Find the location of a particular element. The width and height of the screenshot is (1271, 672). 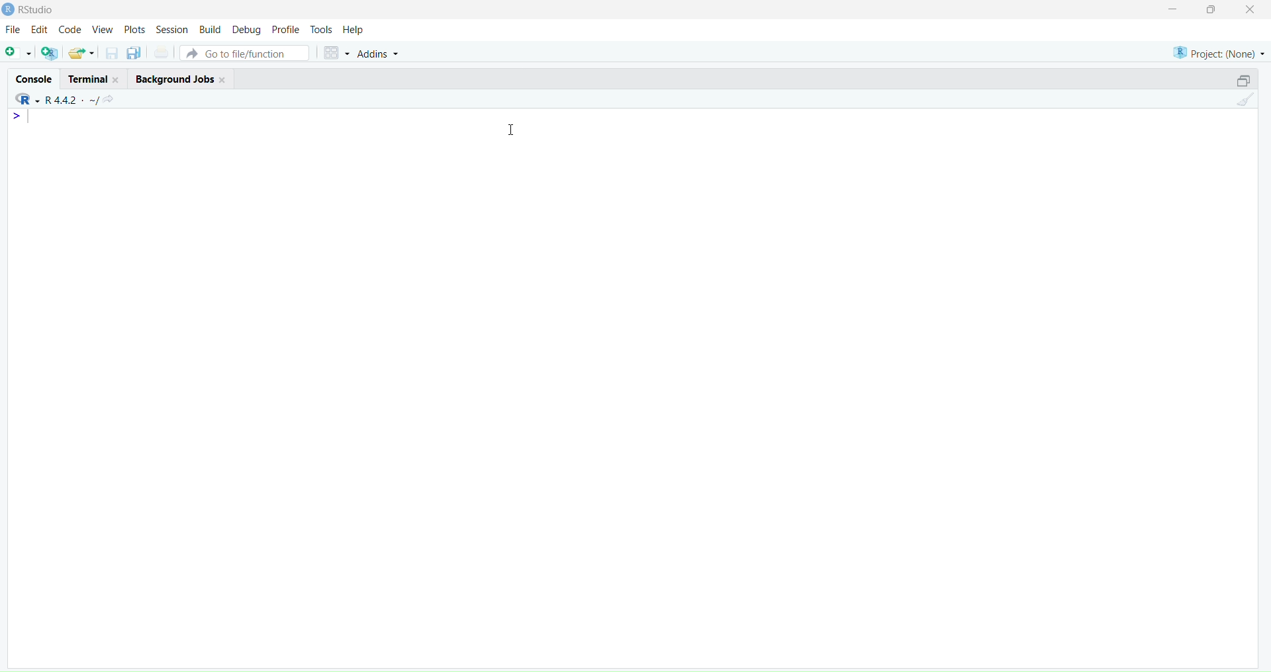

save as is located at coordinates (134, 54).